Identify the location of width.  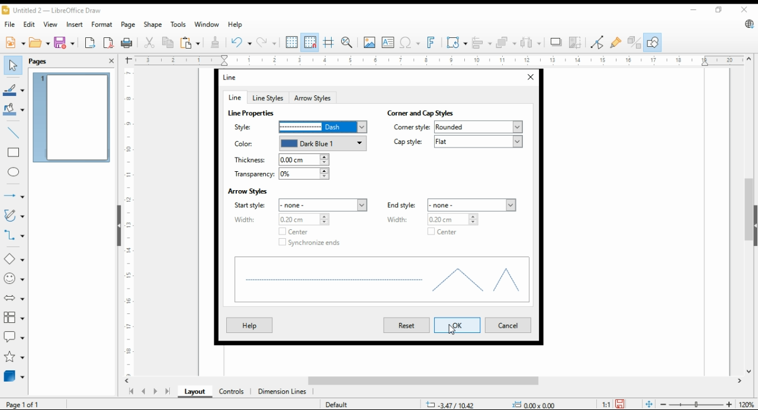
(434, 219).